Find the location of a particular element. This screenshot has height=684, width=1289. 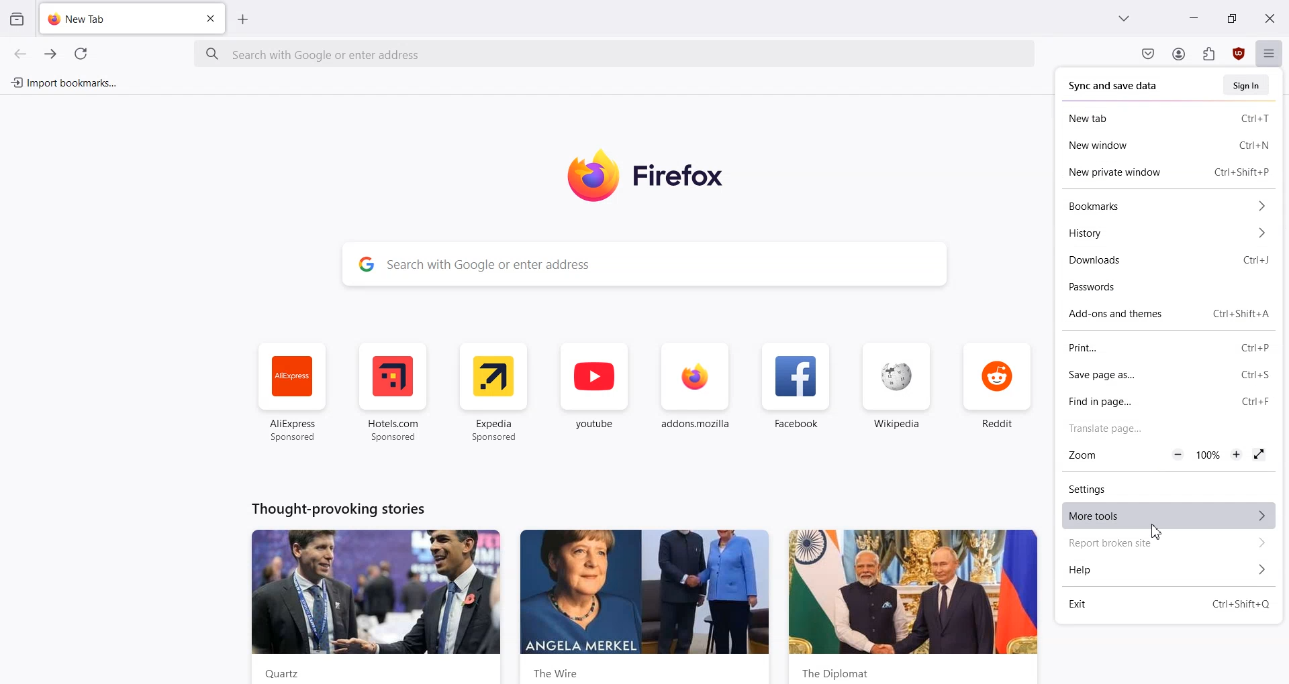

Shortcut key is located at coordinates (1256, 400).